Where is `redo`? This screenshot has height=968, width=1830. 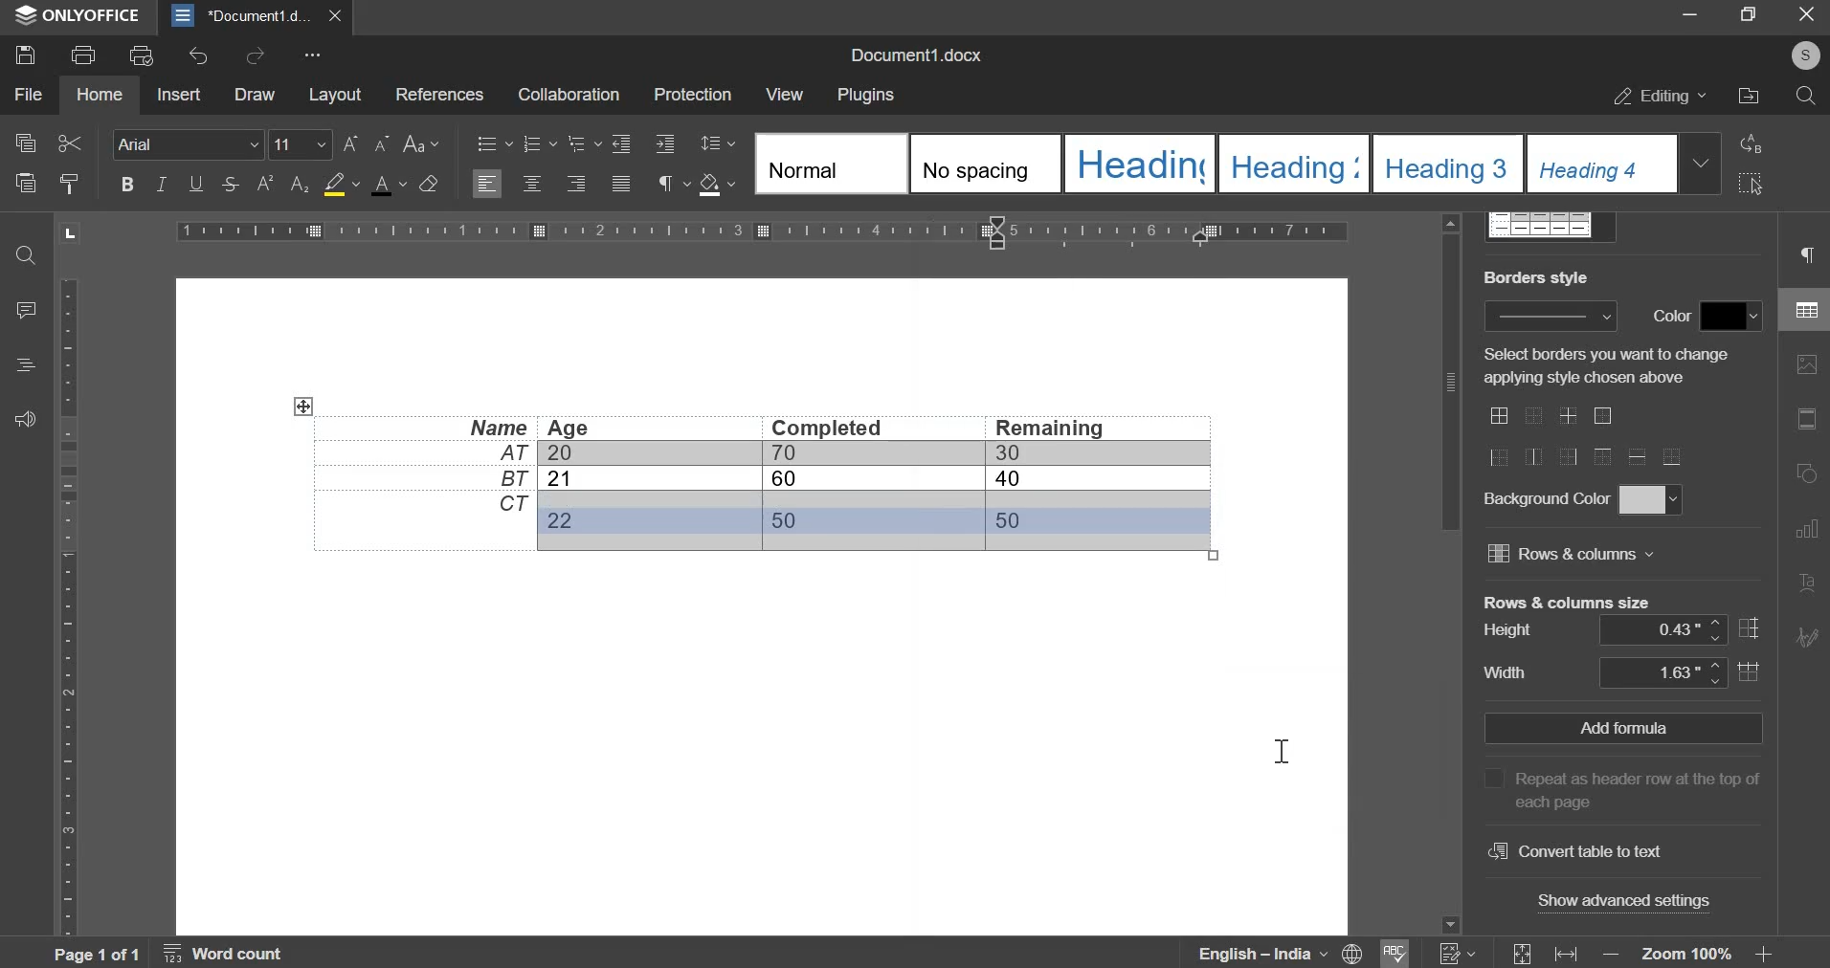 redo is located at coordinates (256, 58).